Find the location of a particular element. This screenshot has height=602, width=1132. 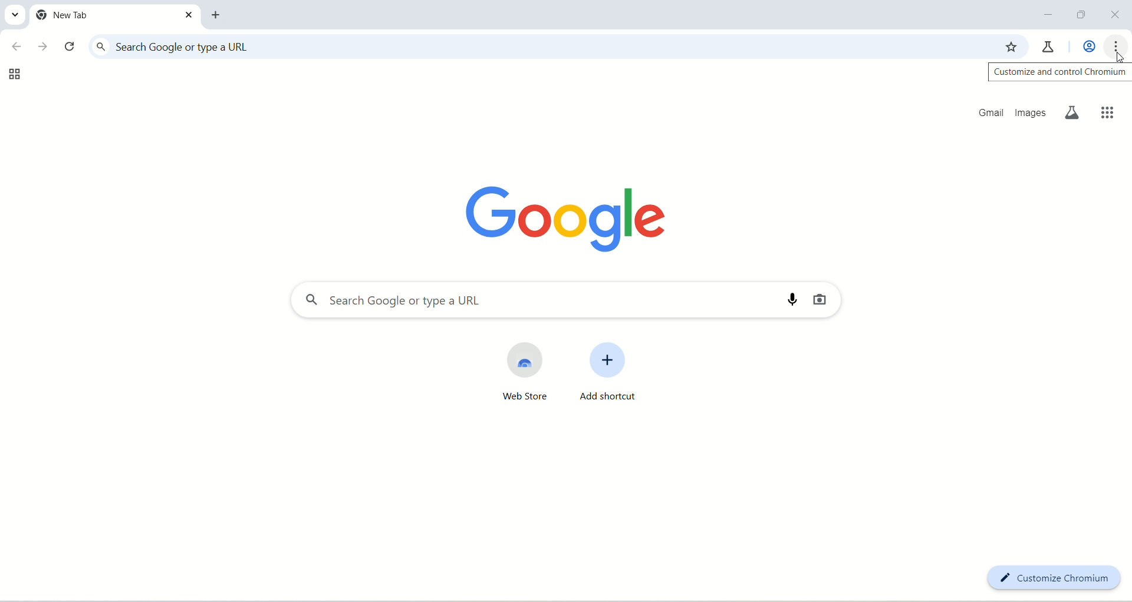

close is located at coordinates (1116, 15).